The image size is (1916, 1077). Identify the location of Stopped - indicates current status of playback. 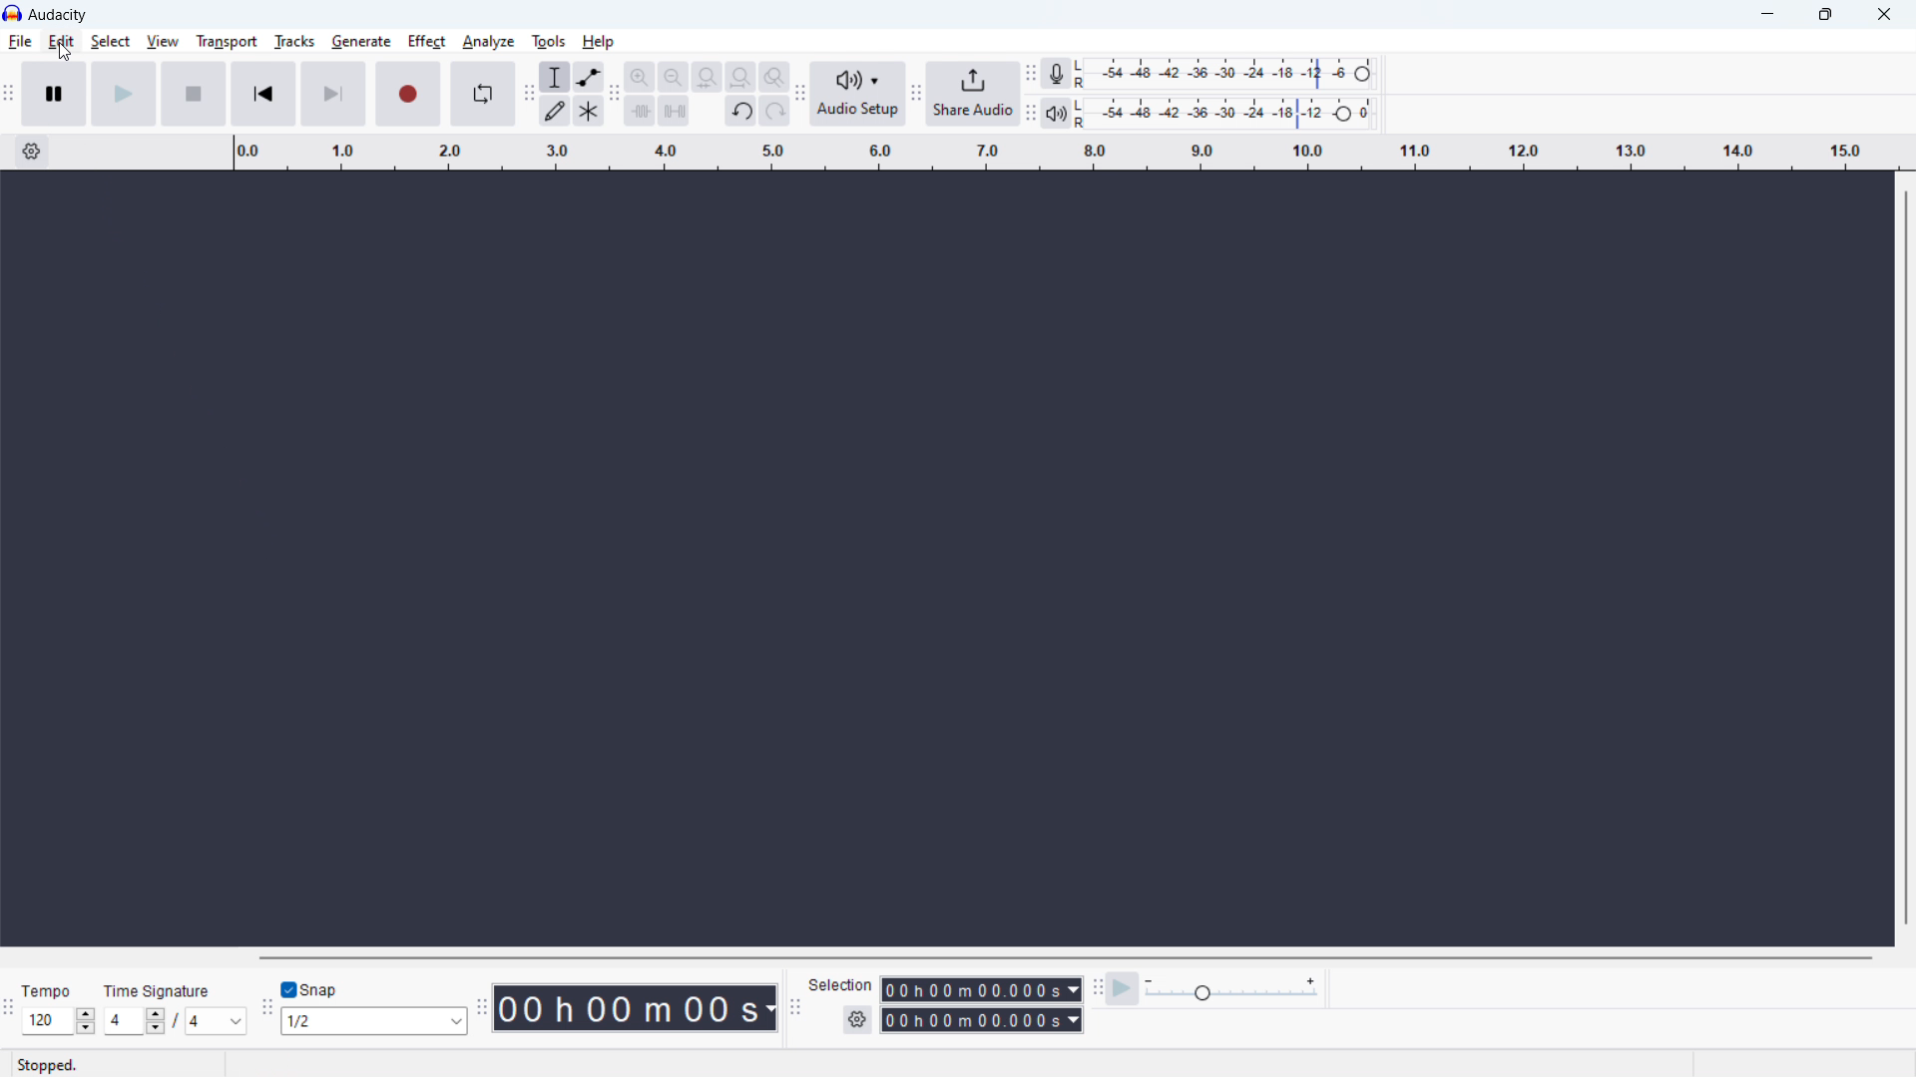
(115, 1064).